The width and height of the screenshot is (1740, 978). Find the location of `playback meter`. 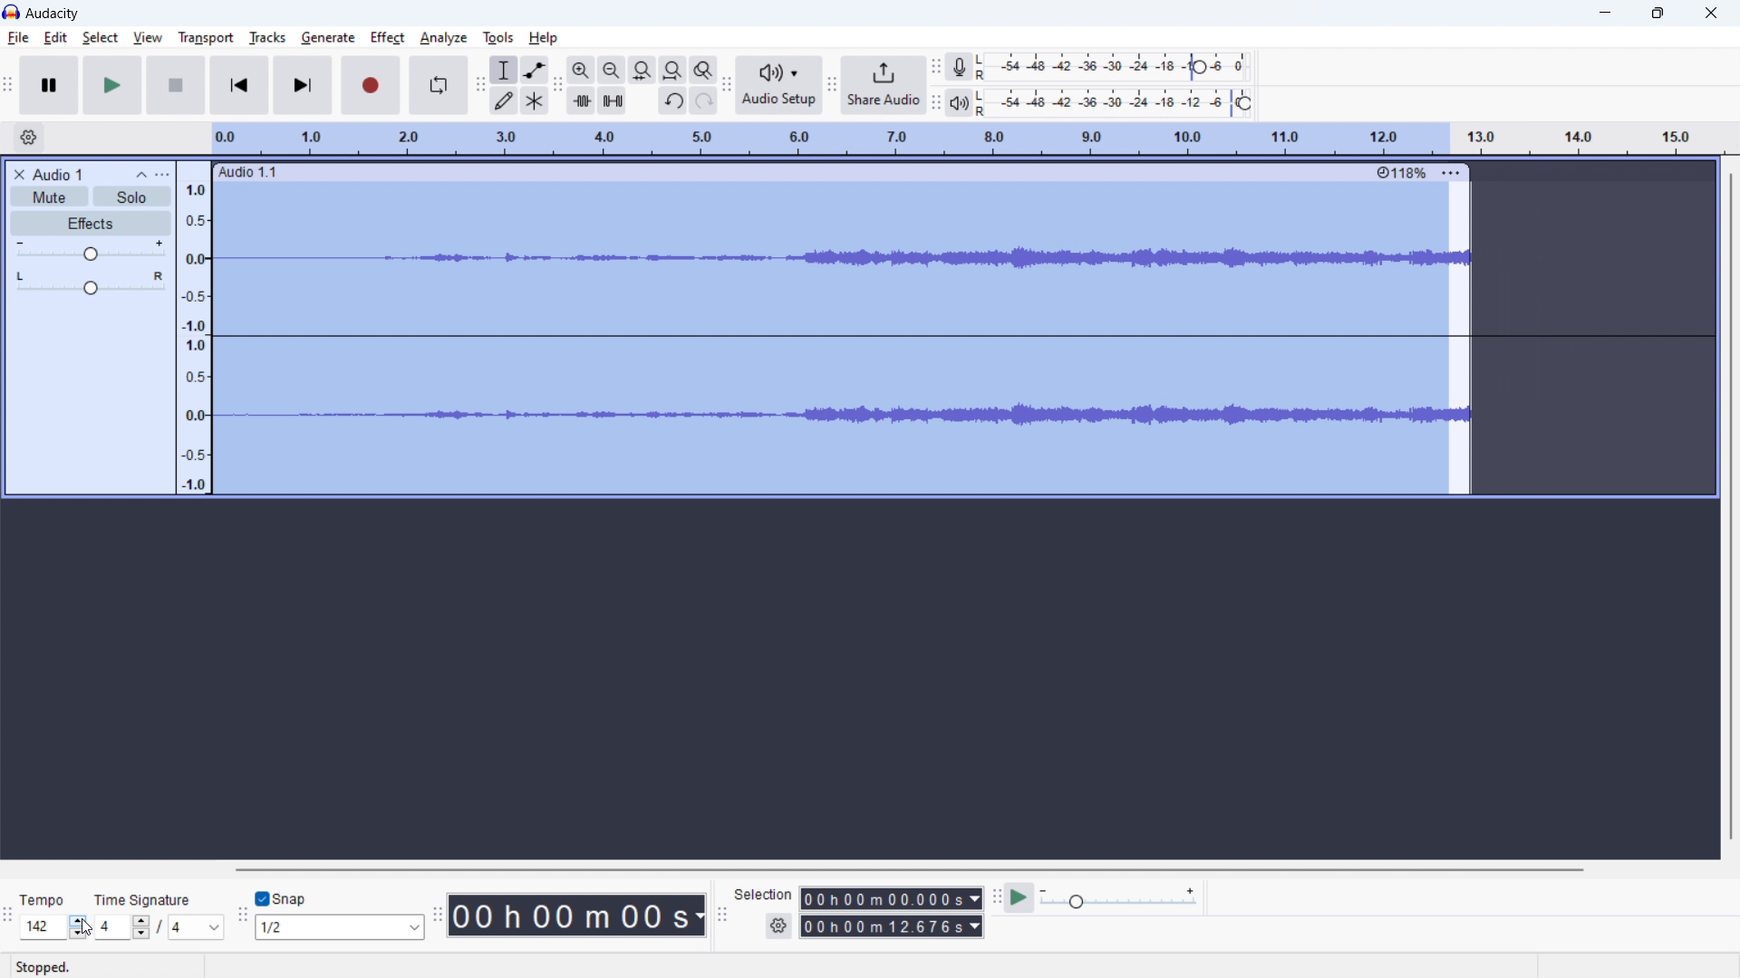

playback meter is located at coordinates (957, 102).